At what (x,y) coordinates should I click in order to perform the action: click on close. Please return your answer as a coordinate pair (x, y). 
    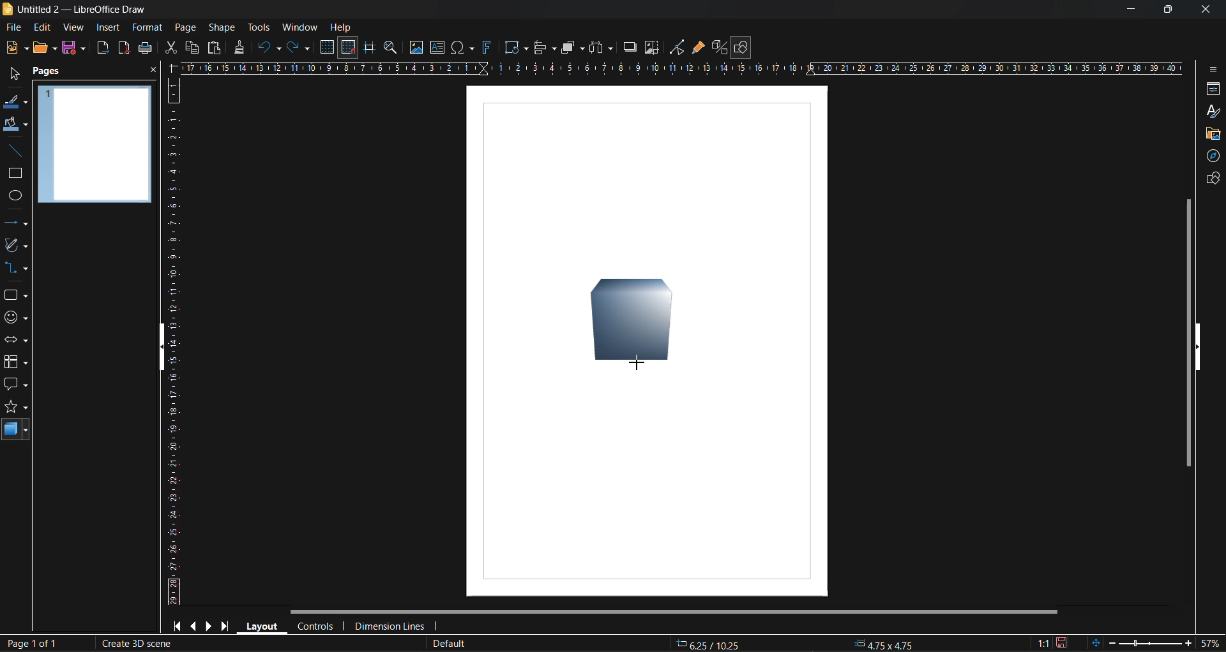
    Looking at the image, I should click on (151, 73).